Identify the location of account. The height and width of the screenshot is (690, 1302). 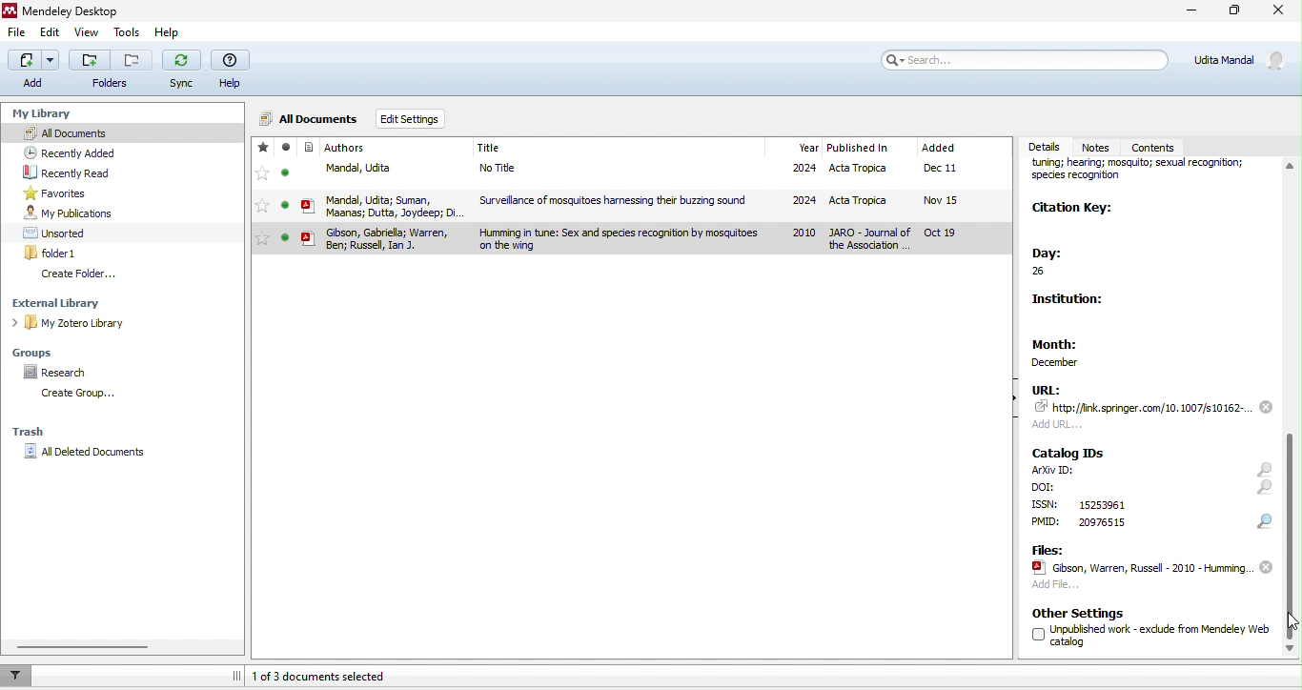
(1241, 59).